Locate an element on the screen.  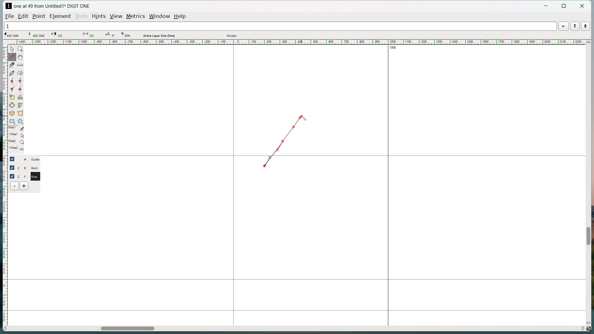
pointer is located at coordinates (12, 49).